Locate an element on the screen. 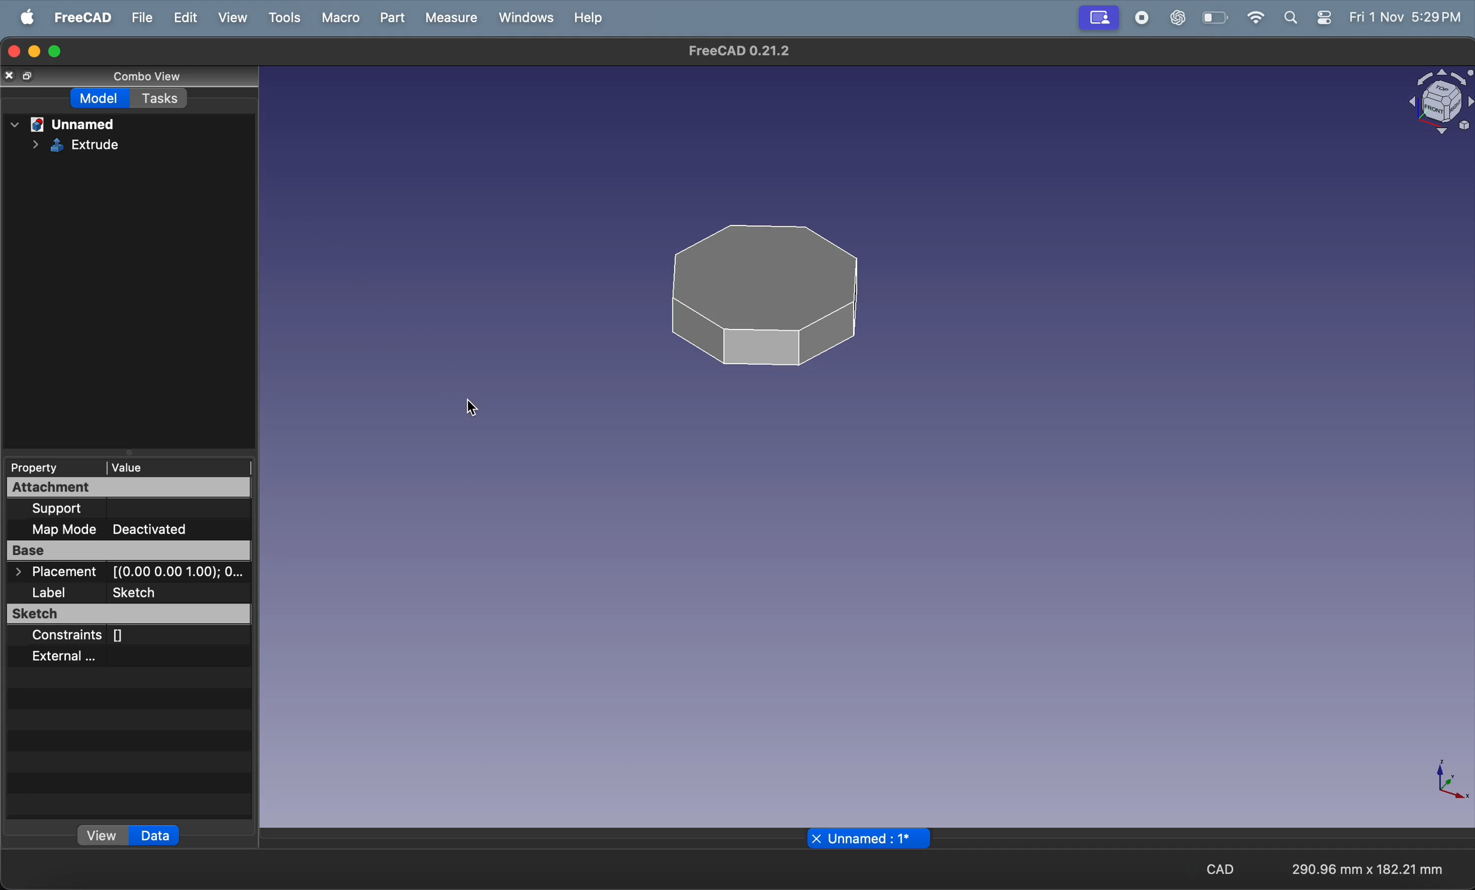 The width and height of the screenshot is (1475, 890). placement co ordinates is located at coordinates (129, 574).